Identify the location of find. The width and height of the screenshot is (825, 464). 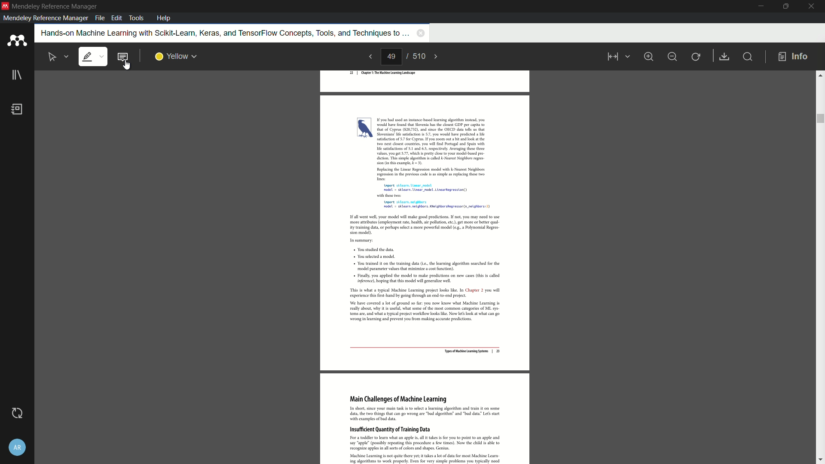
(750, 58).